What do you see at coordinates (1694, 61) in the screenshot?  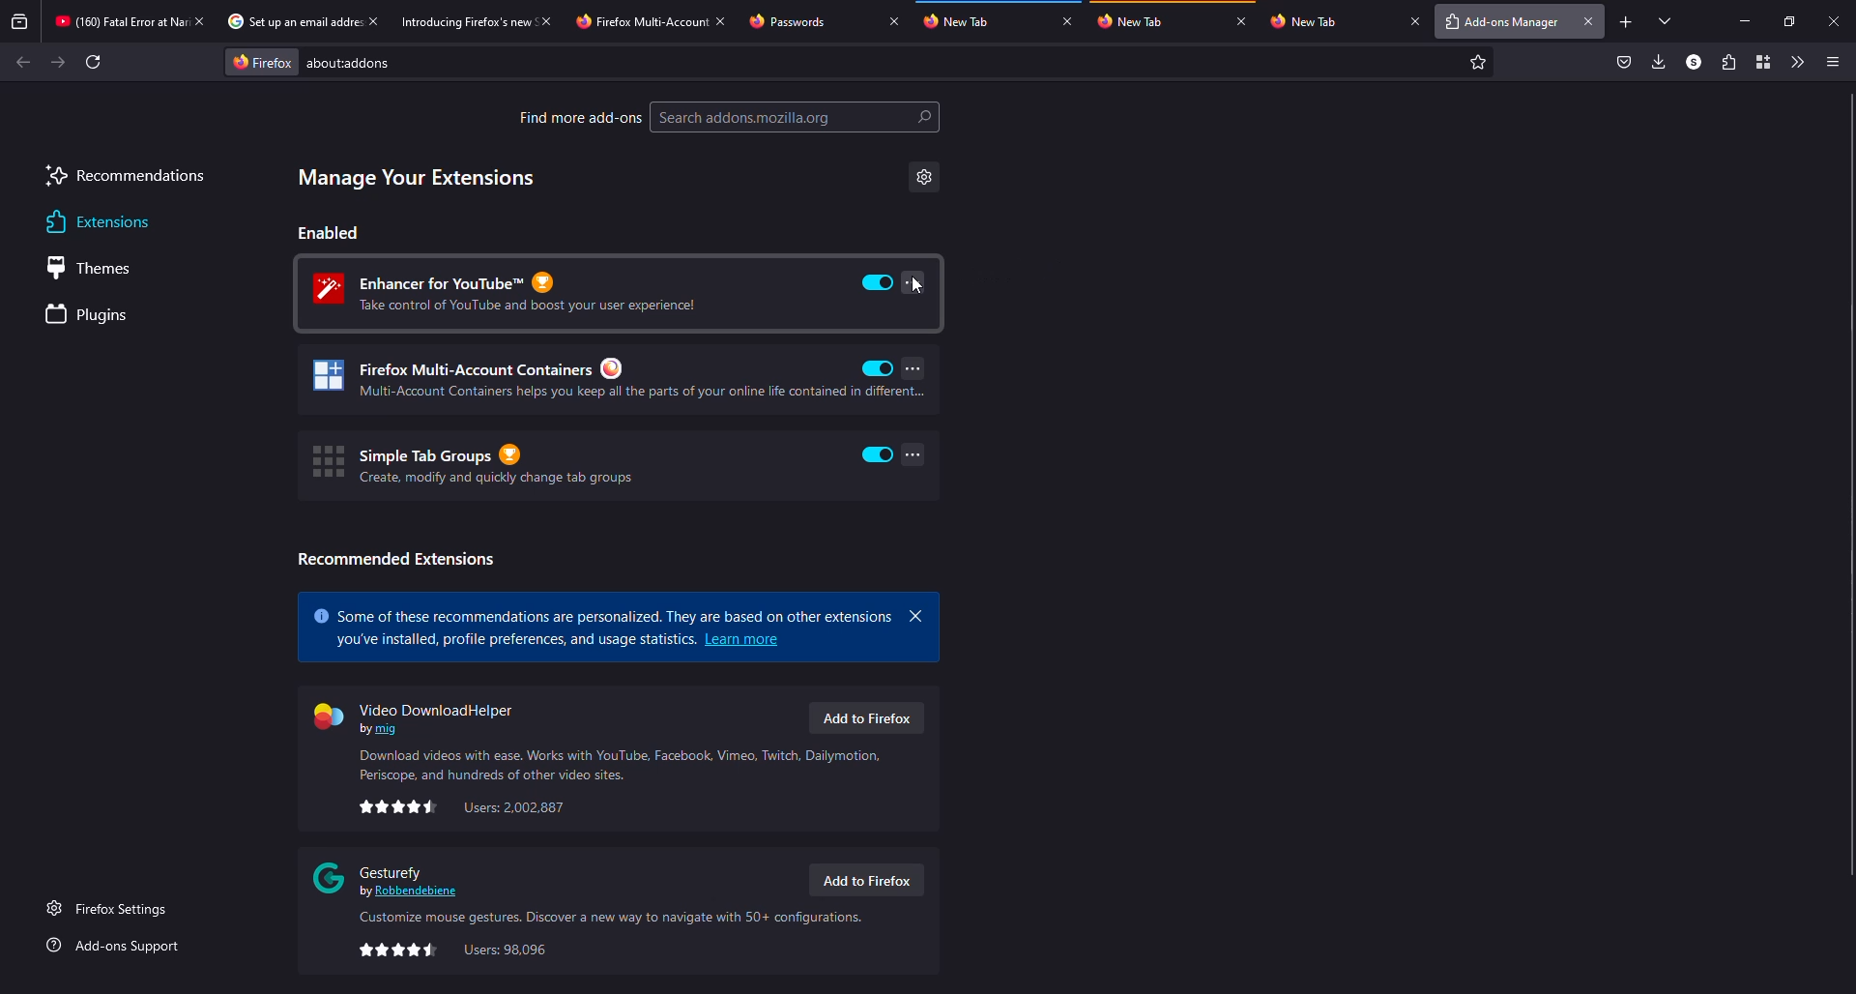 I see `profile` at bounding box center [1694, 61].